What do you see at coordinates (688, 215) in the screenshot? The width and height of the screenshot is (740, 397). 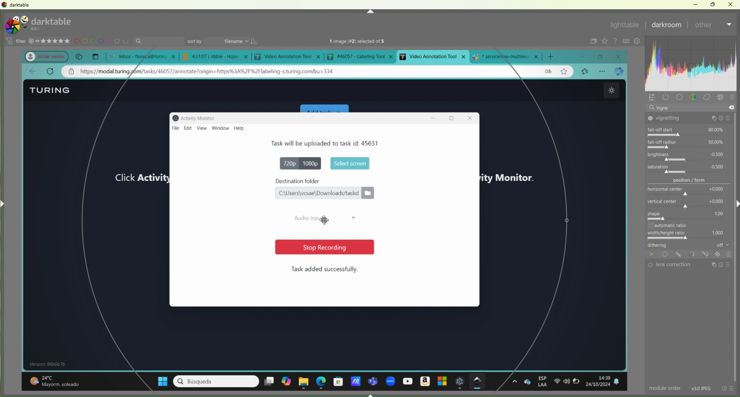 I see `shape` at bounding box center [688, 215].